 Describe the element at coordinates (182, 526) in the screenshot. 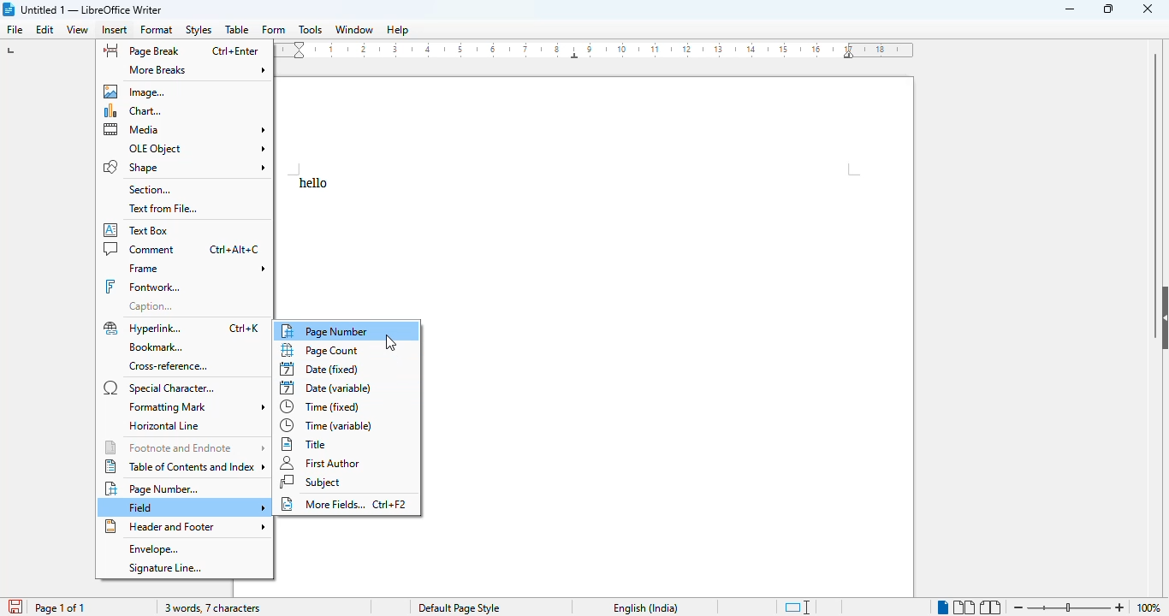

I see `header and footer` at that location.